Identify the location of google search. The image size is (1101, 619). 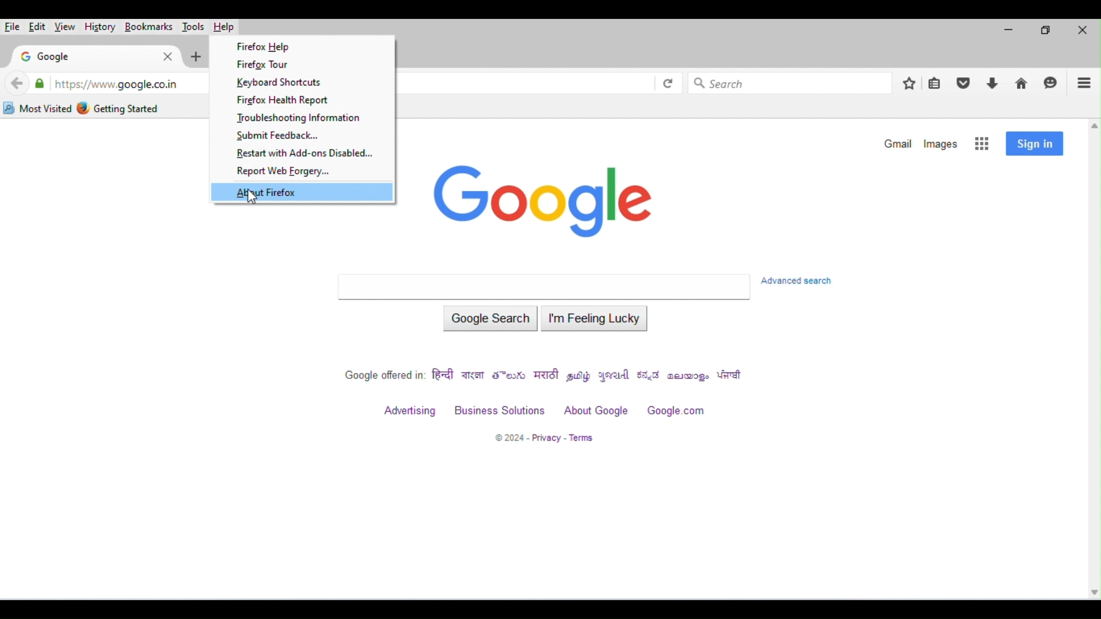
(490, 320).